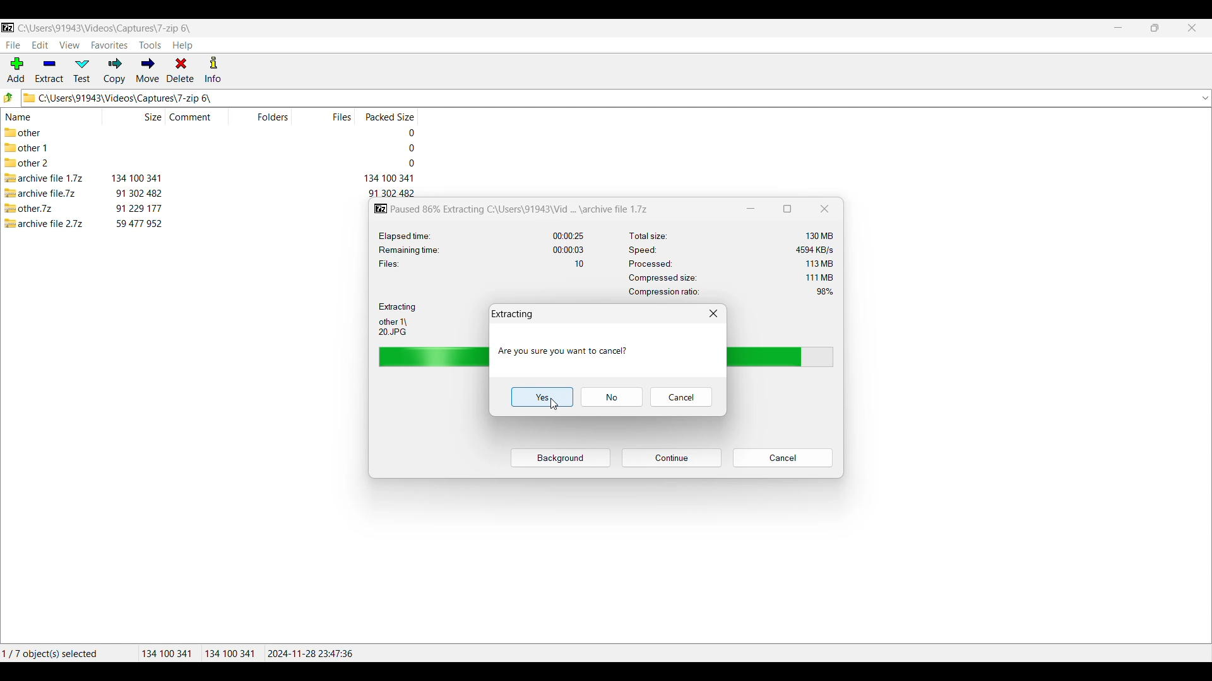 The image size is (1212, 681). What do you see at coordinates (32, 132) in the screenshot?
I see `other ` at bounding box center [32, 132].